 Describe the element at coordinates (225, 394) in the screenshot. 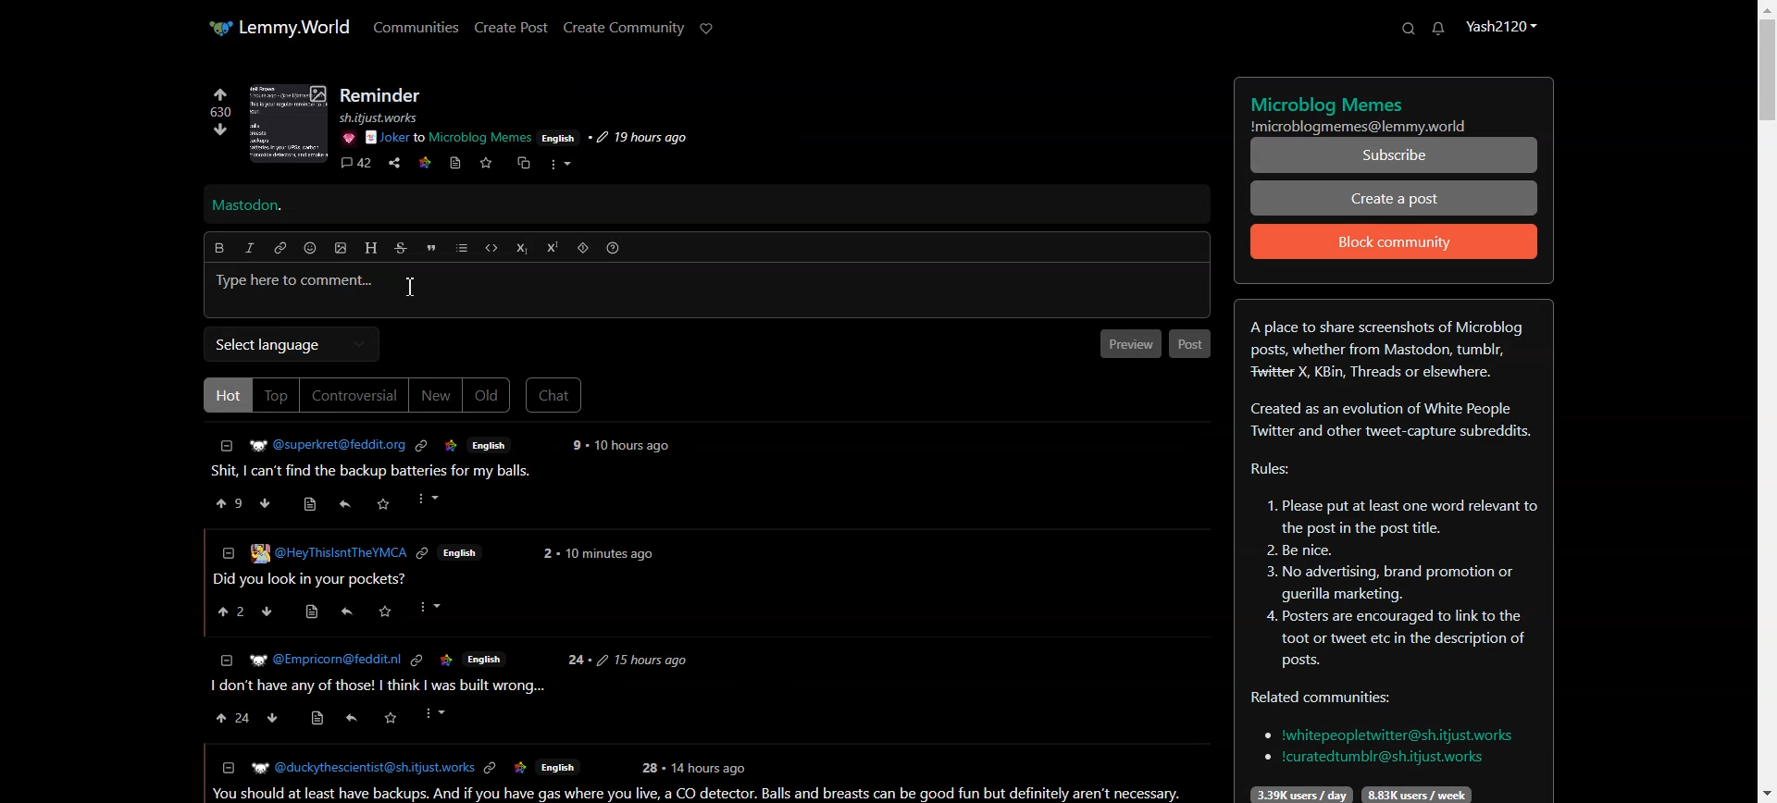

I see `Hot` at that location.